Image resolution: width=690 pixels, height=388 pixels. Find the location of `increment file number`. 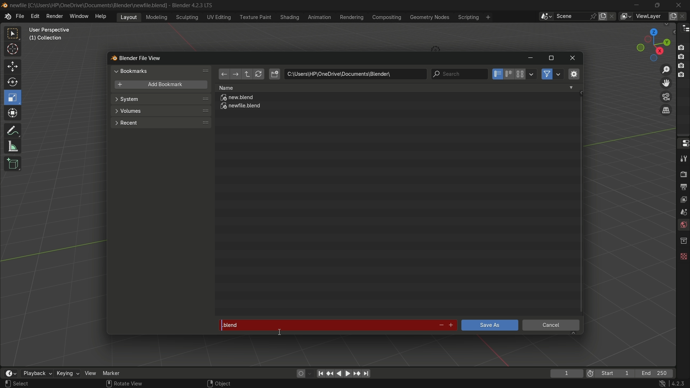

increment file number is located at coordinates (451, 325).